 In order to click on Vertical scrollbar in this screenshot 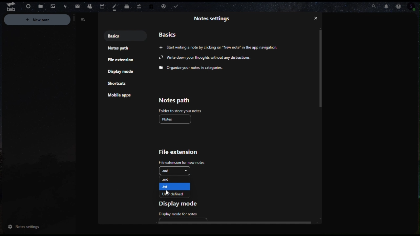, I will do `click(323, 69)`.